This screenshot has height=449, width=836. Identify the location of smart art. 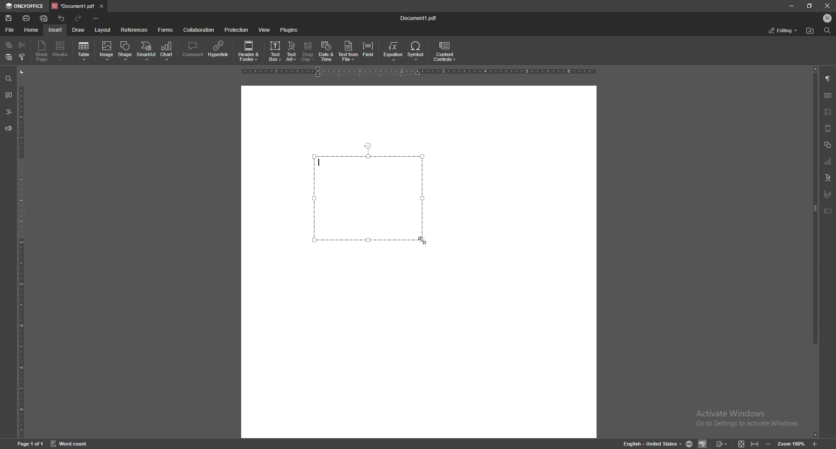
(146, 51).